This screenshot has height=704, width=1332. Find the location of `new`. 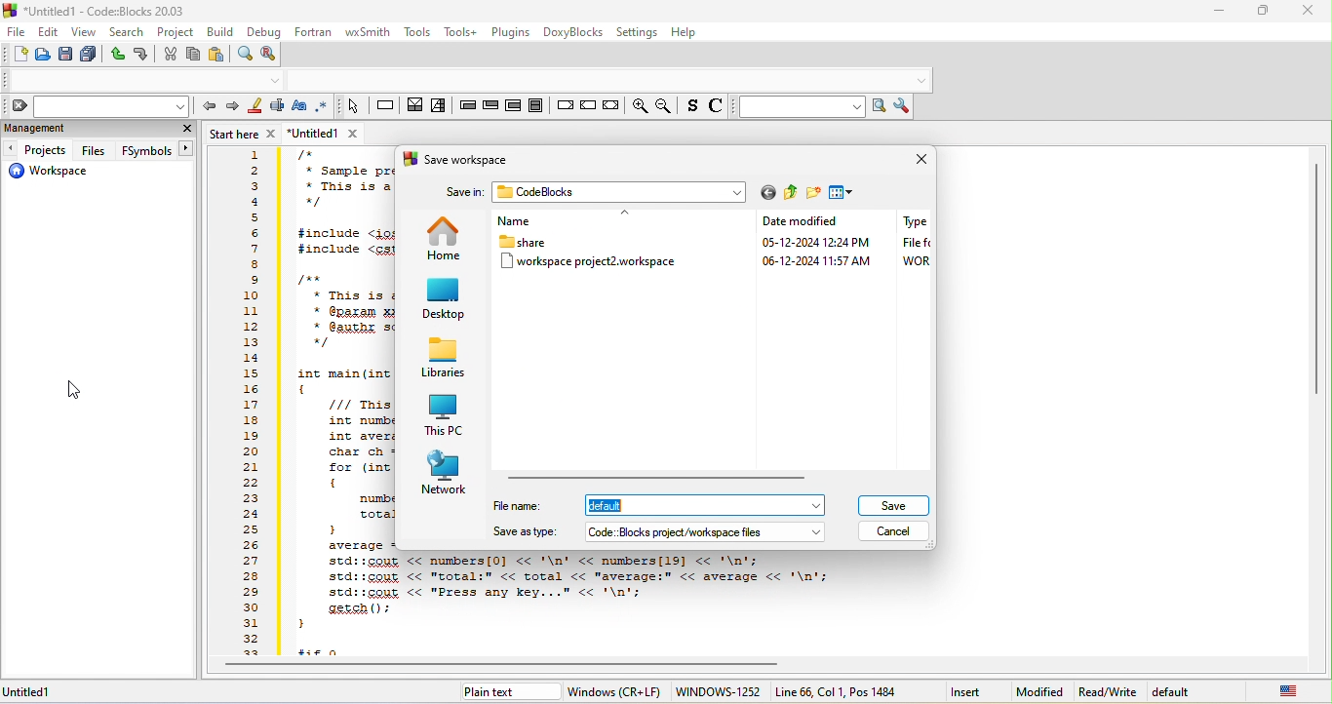

new is located at coordinates (18, 54).